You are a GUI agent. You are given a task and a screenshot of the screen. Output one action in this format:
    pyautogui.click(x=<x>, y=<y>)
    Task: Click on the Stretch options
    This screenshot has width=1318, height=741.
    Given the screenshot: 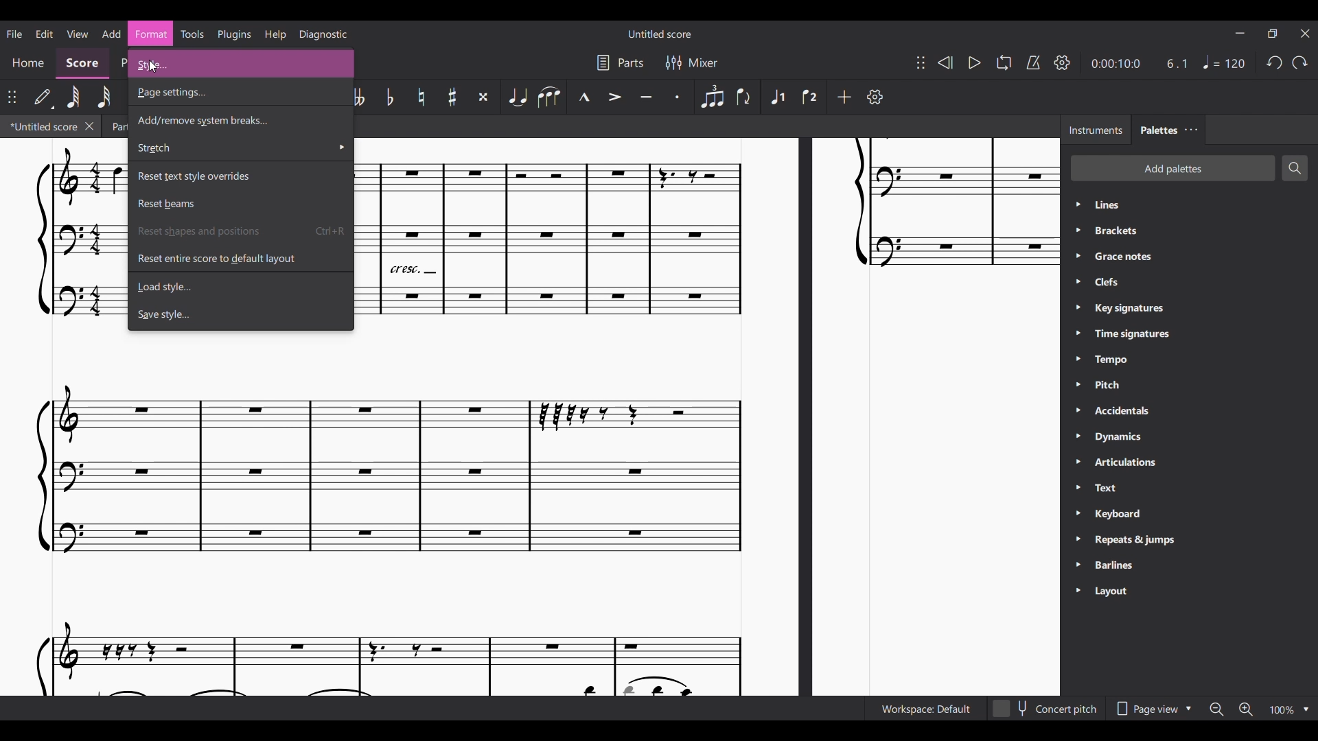 What is the action you would take?
    pyautogui.click(x=240, y=148)
    